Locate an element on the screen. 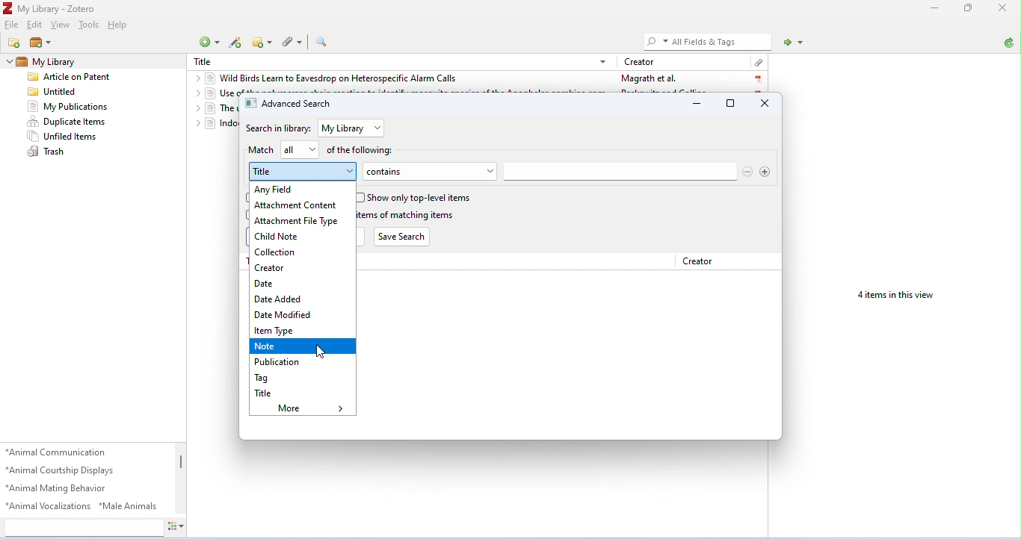 The image size is (1021, 539). include parent and child items of matching items is located at coordinates (407, 215).